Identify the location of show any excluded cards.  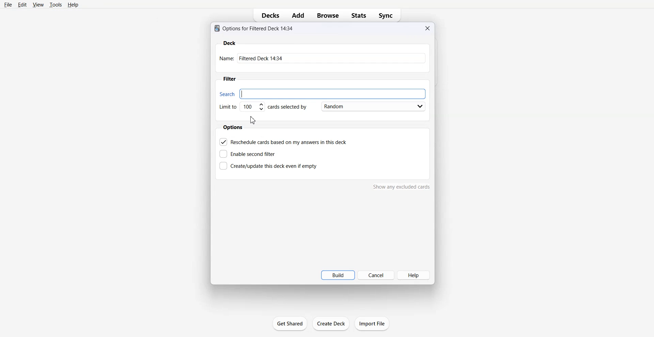
(402, 187).